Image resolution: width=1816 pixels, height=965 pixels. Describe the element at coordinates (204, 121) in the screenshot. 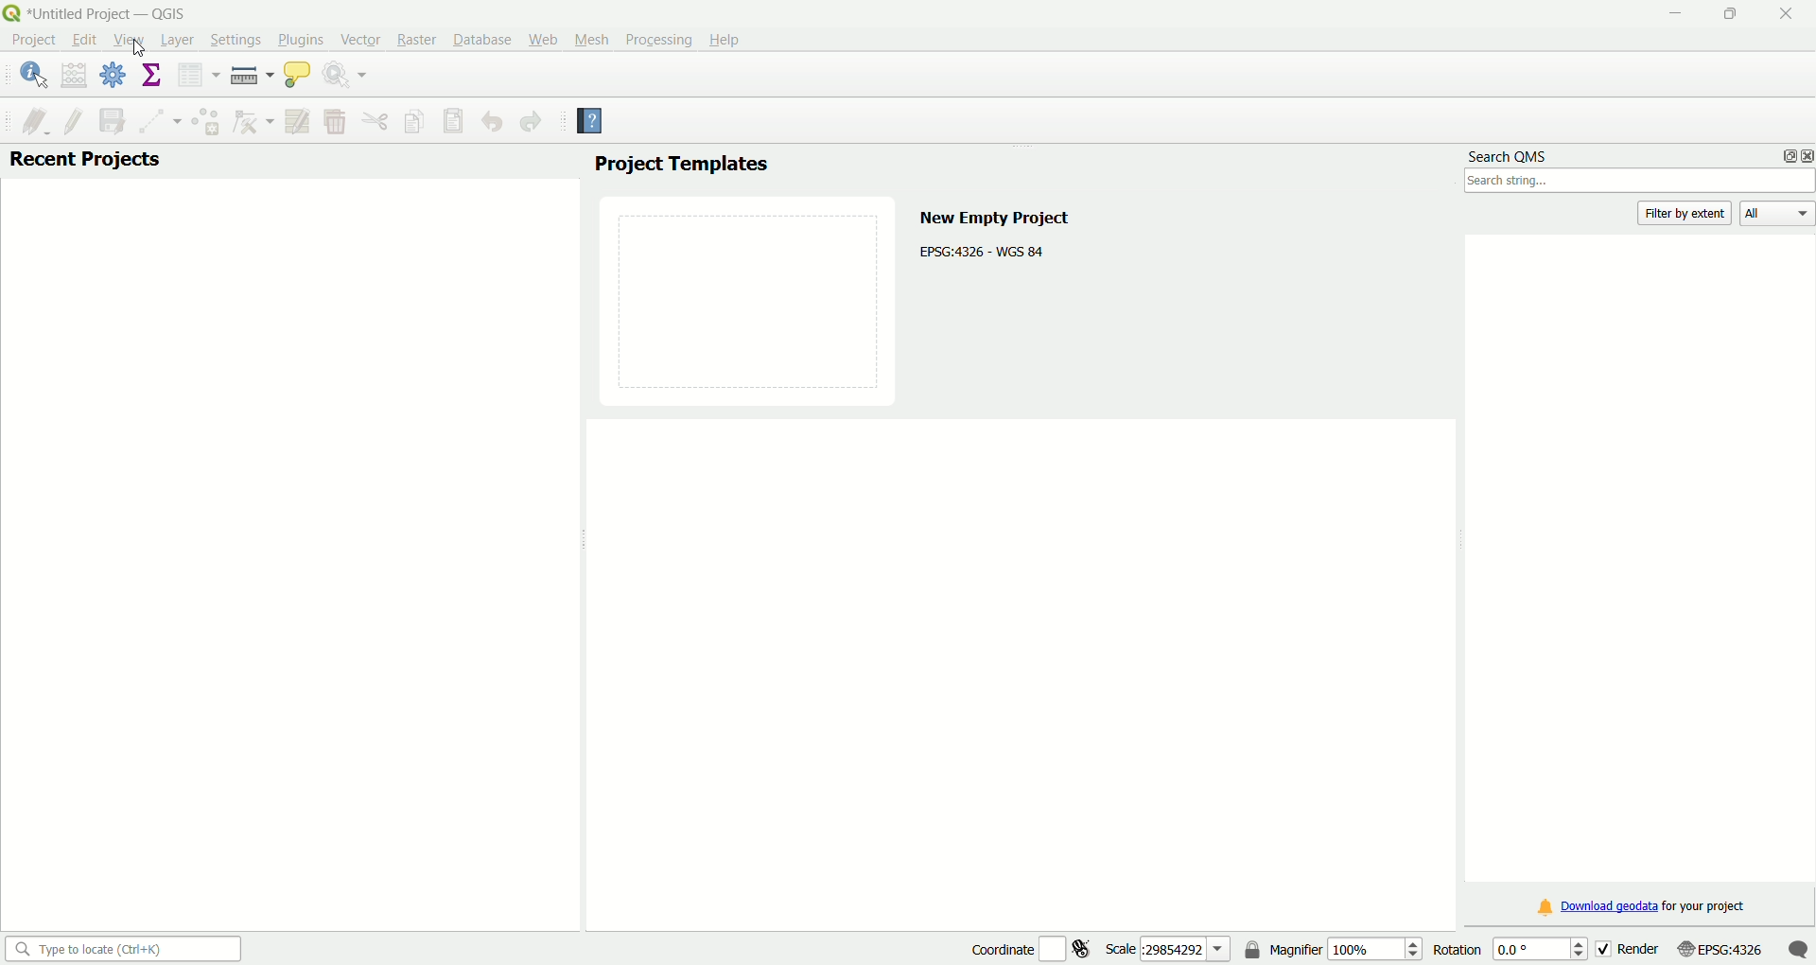

I see `add feature` at that location.